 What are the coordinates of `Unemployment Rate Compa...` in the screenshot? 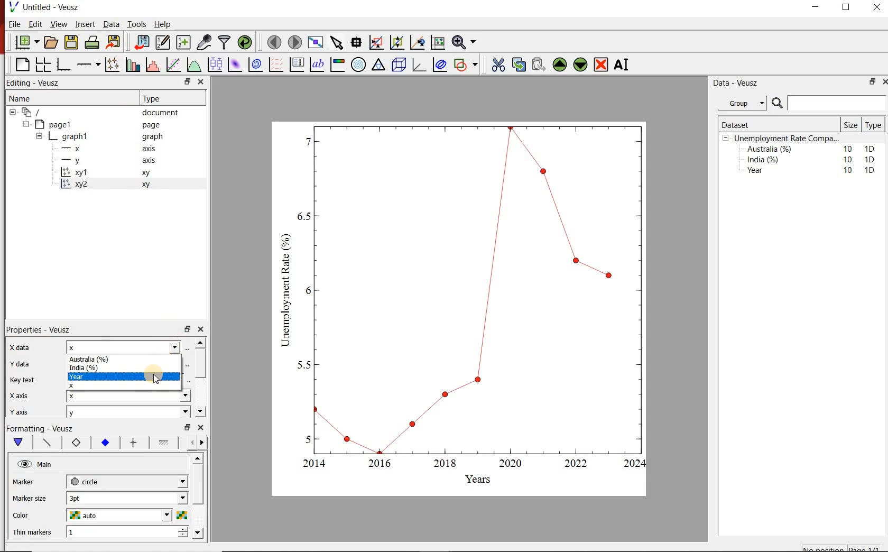 It's located at (788, 139).